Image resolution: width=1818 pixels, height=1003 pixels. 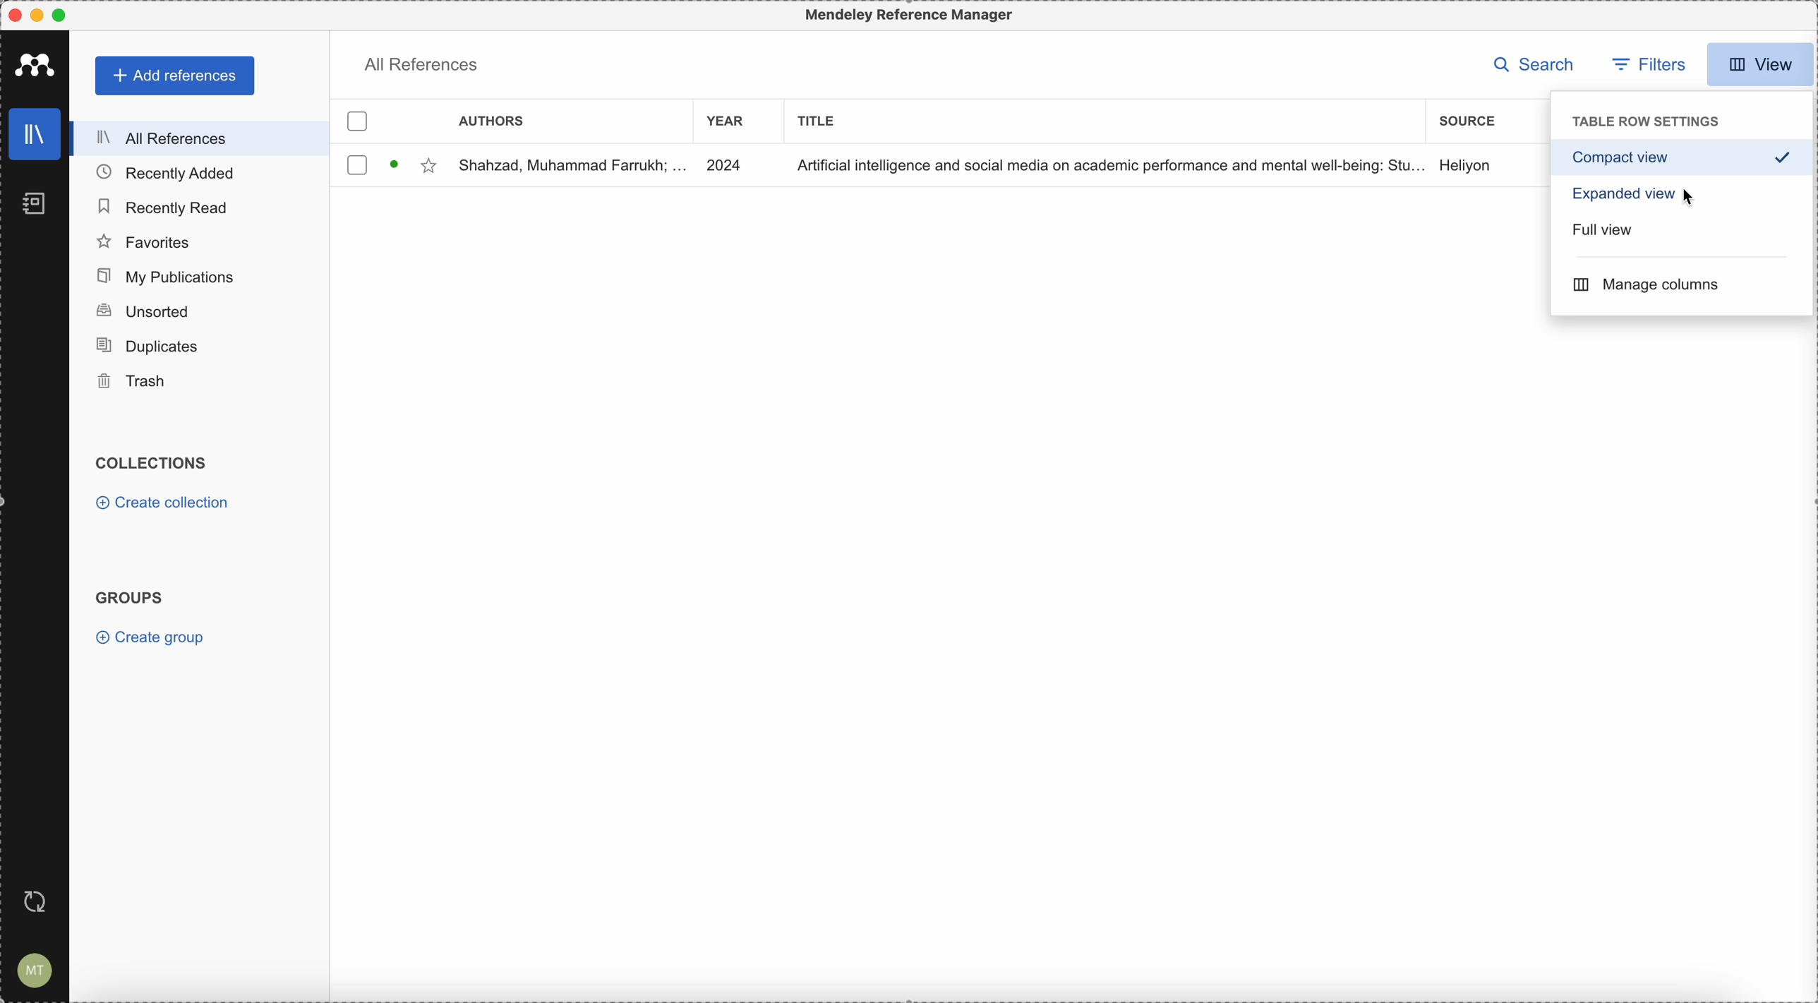 What do you see at coordinates (200, 139) in the screenshot?
I see `all references` at bounding box center [200, 139].